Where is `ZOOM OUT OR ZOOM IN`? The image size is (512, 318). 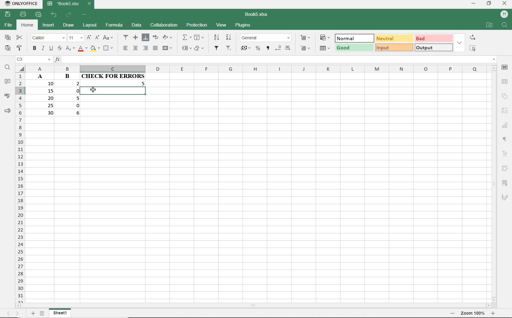 ZOOM OUT OR ZOOM IN is located at coordinates (473, 314).